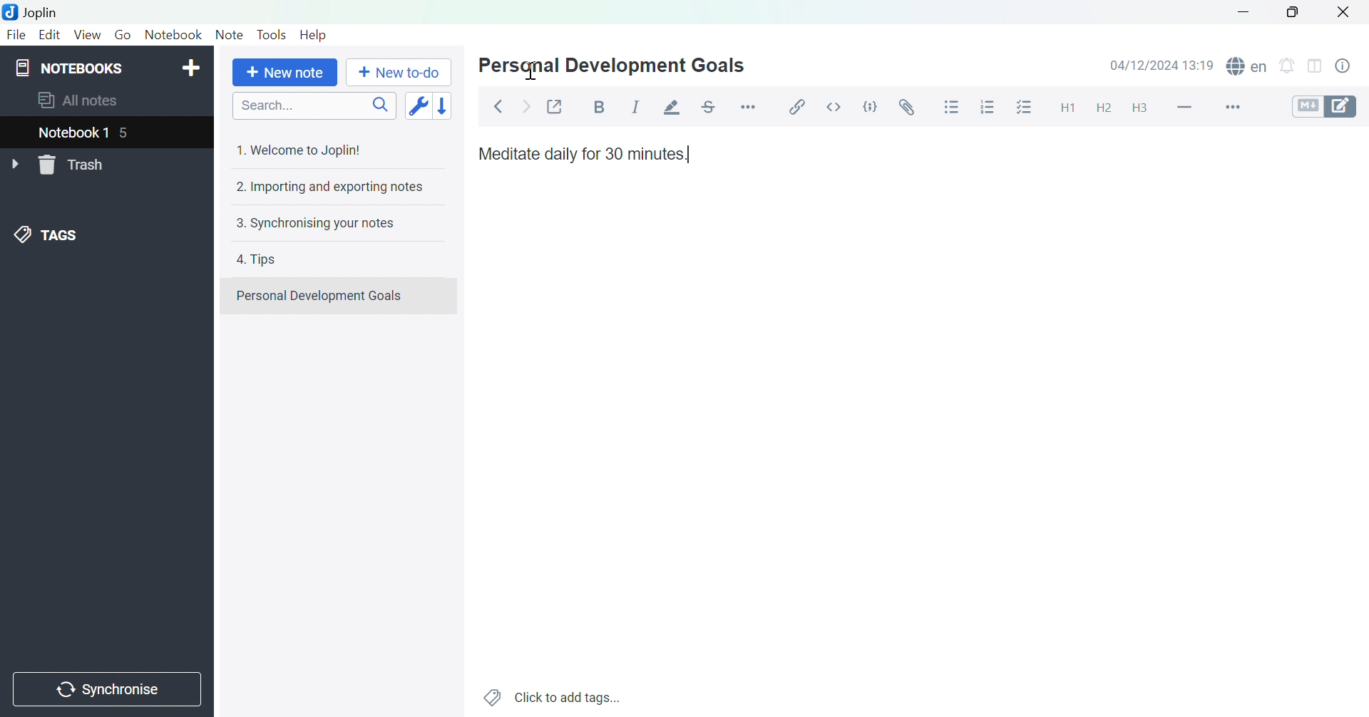  I want to click on 2. Importing and exporting notes, so click(328, 187).